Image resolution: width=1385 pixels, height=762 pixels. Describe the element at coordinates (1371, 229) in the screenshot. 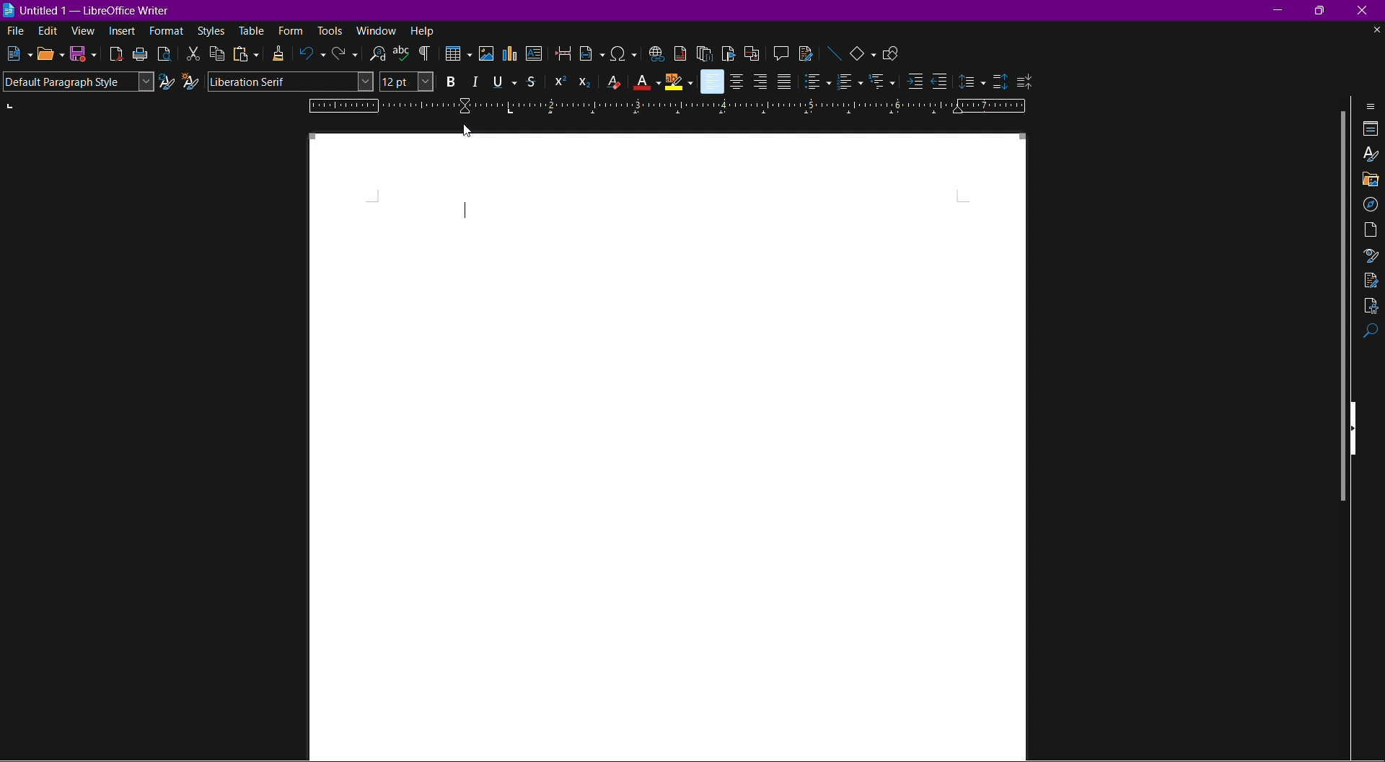

I see `Page` at that location.